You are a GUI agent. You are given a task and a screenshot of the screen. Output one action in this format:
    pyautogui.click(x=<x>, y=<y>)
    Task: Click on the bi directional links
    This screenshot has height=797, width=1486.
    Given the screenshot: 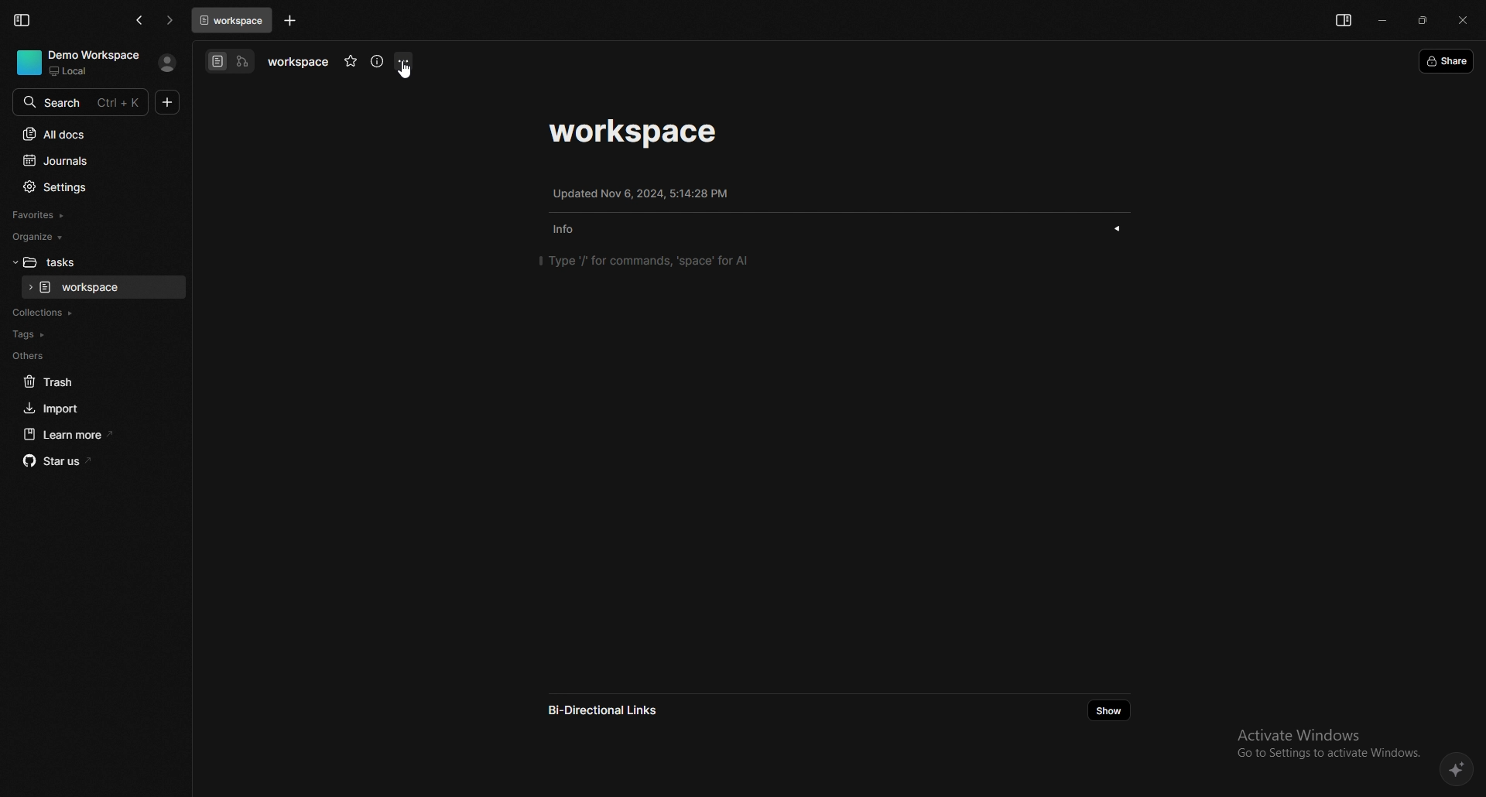 What is the action you would take?
    pyautogui.click(x=616, y=710)
    